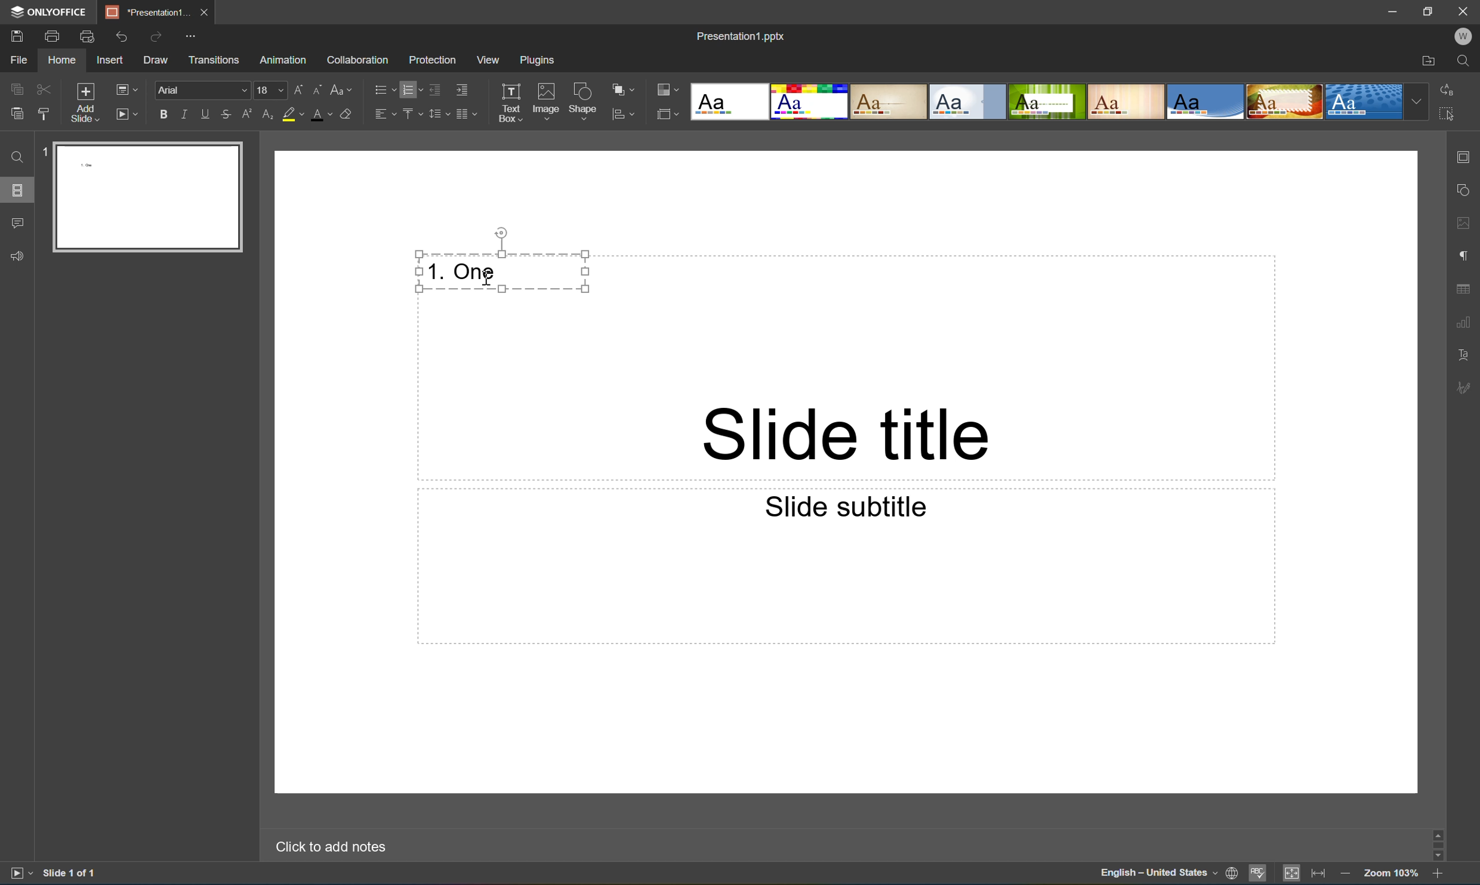 This screenshot has height=885, width=1480. Describe the element at coordinates (467, 117) in the screenshot. I see `Insert columns` at that location.